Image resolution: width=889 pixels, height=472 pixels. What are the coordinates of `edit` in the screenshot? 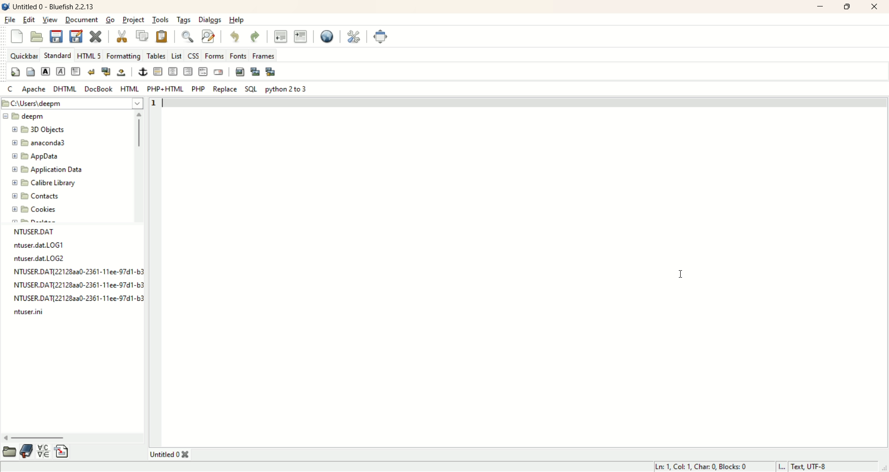 It's located at (28, 20).